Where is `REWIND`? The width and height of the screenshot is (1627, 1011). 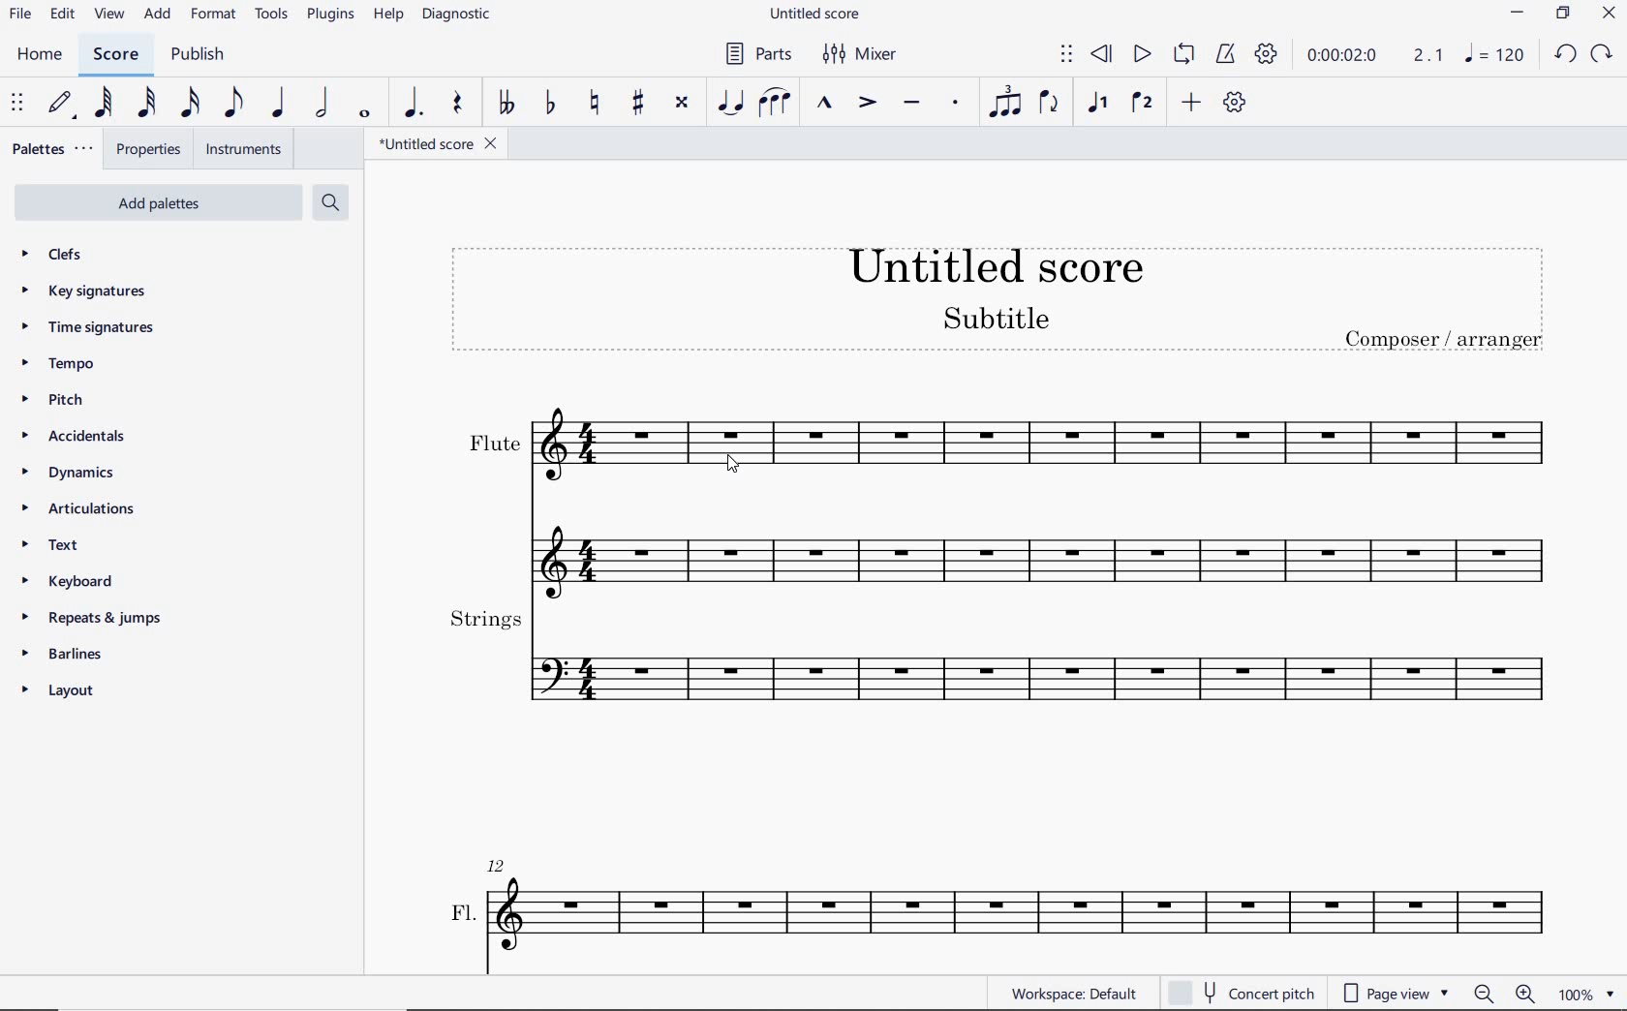
REWIND is located at coordinates (1102, 55).